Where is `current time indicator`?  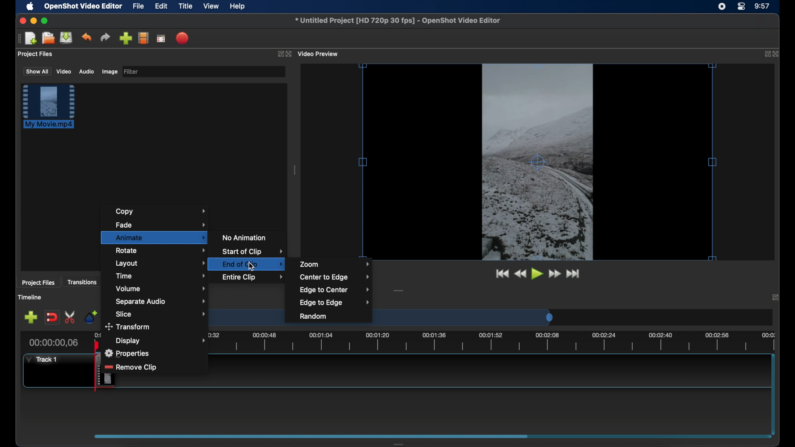 current time indicator is located at coordinates (54, 343).